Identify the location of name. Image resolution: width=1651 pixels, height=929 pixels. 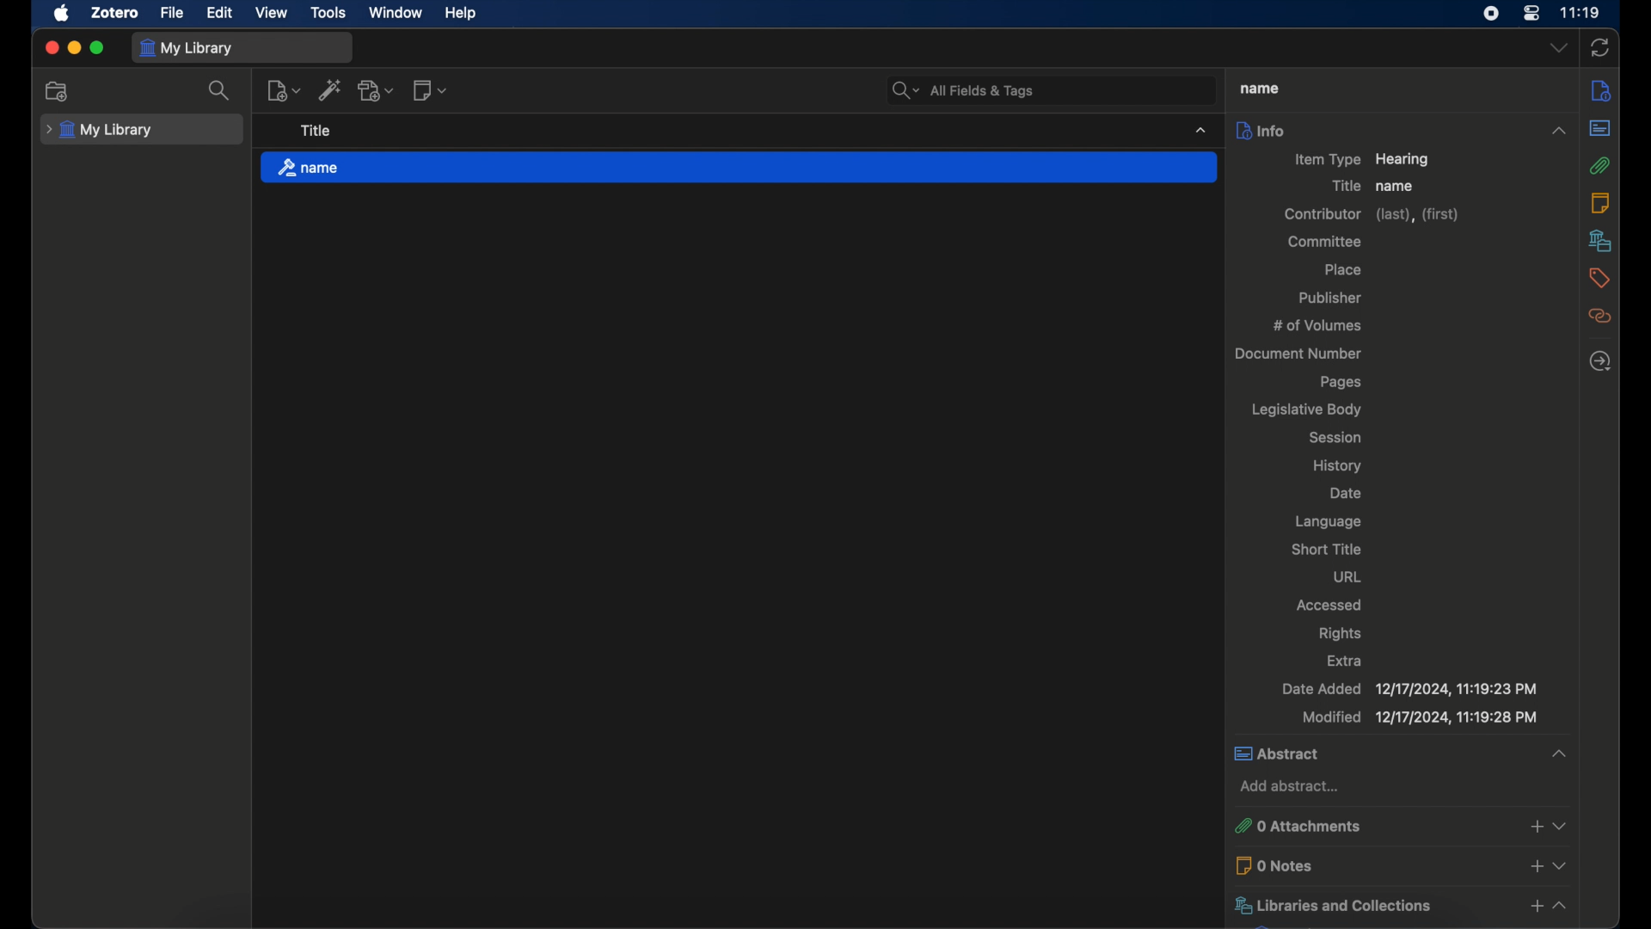
(741, 169).